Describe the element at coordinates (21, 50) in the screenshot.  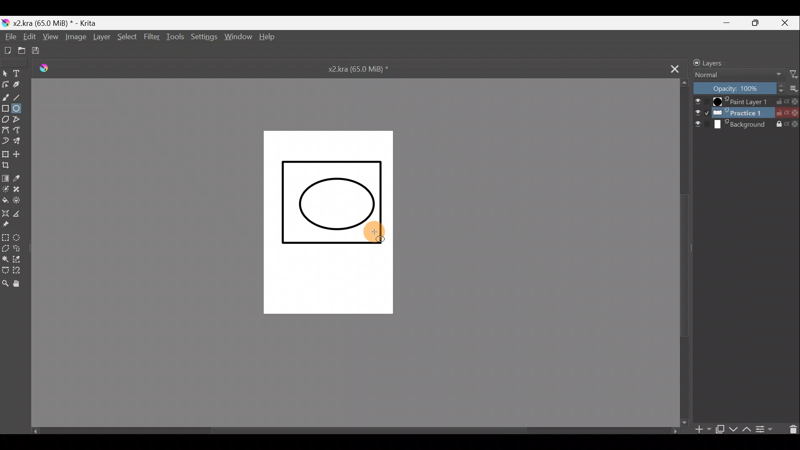
I see `Open existing document` at that location.